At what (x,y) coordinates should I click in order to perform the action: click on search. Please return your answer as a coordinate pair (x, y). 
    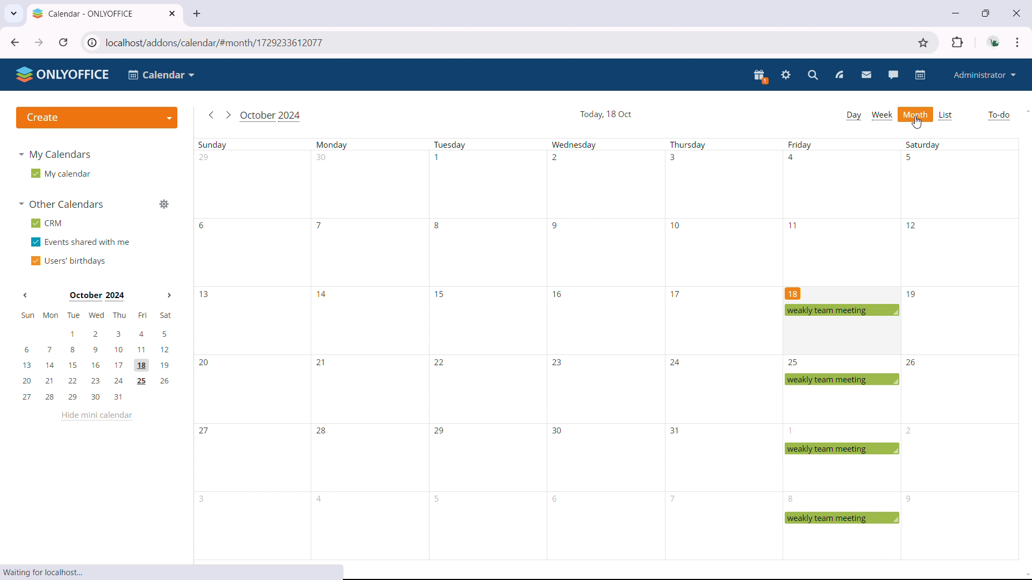
    Looking at the image, I should click on (812, 75).